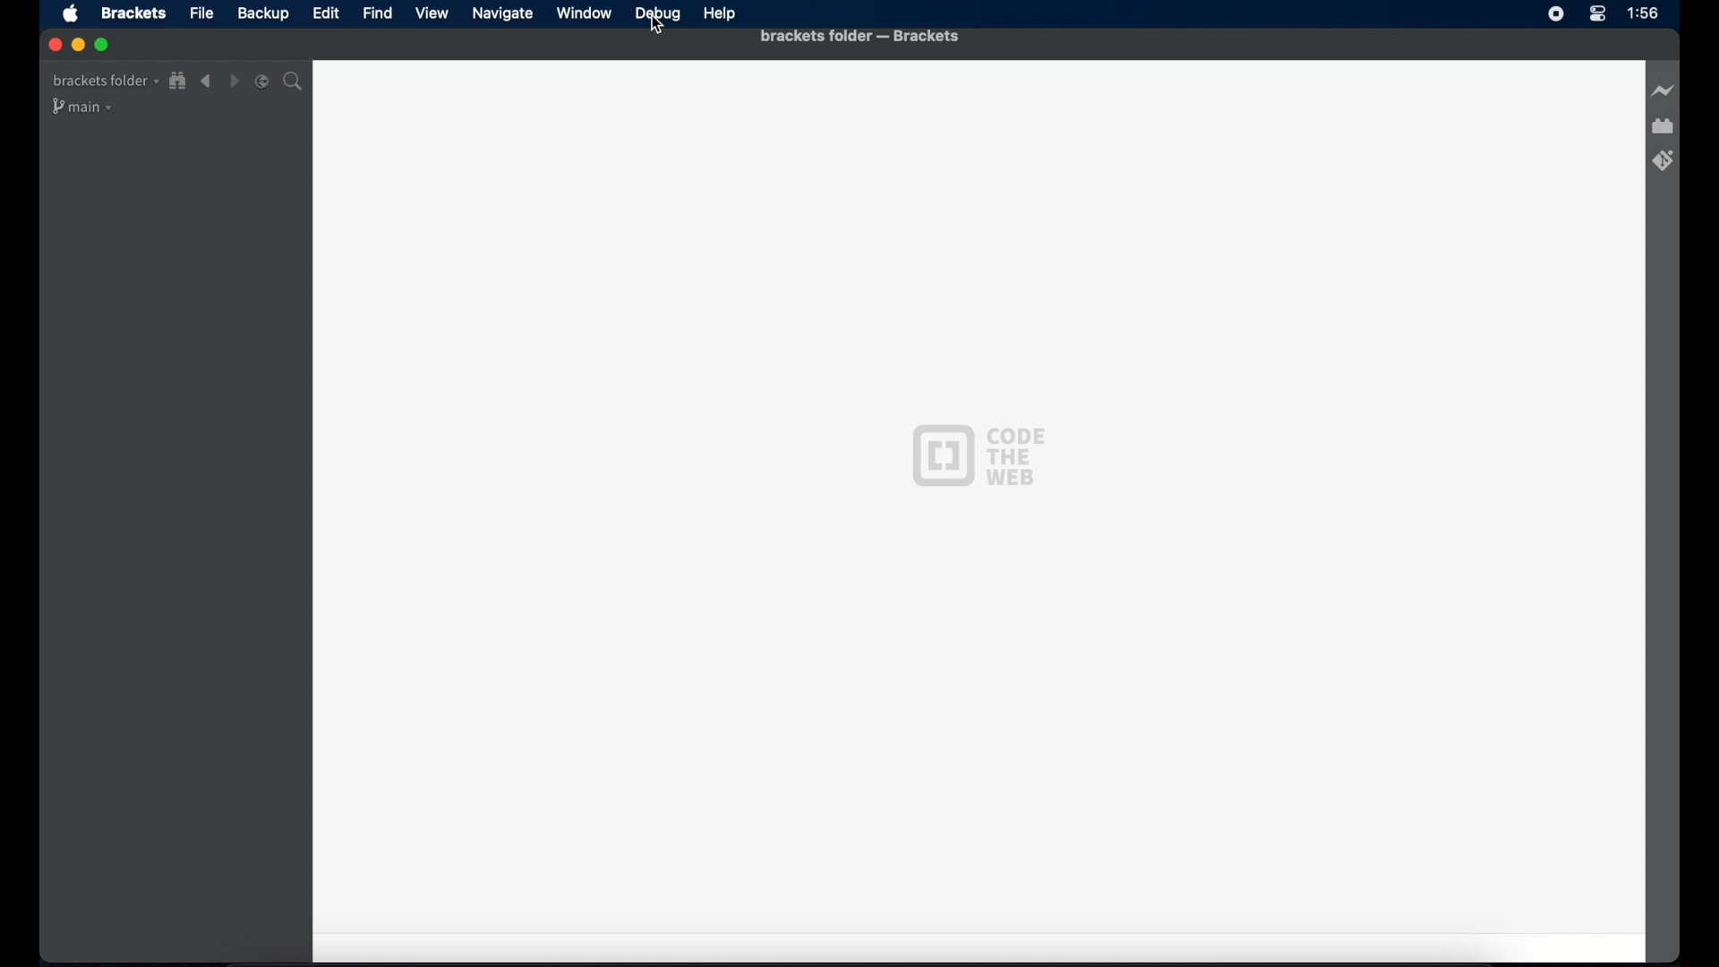 This screenshot has height=967, width=1719. Describe the element at coordinates (78, 46) in the screenshot. I see `minimize` at that location.